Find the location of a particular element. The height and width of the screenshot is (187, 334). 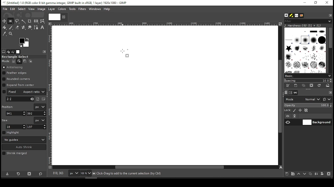

rectangular selection tool is located at coordinates (11, 21).